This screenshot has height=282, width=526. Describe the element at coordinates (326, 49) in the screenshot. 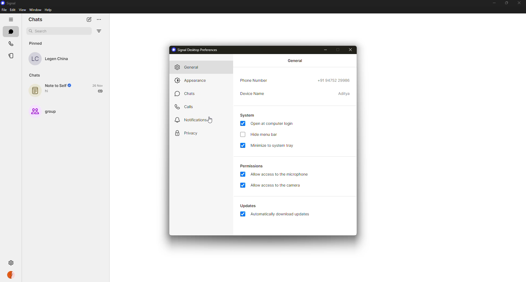

I see `minimize` at that location.